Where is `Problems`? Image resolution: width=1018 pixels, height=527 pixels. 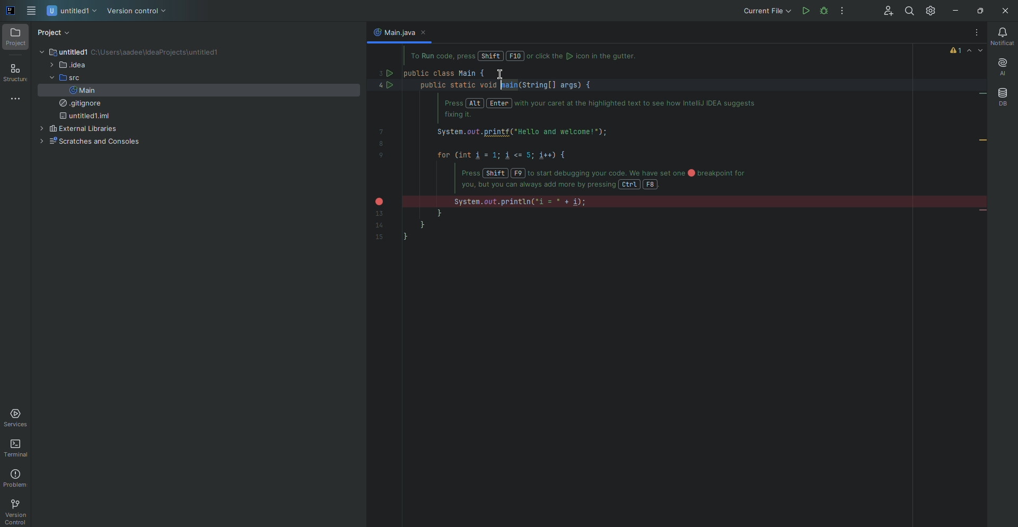 Problems is located at coordinates (17, 478).